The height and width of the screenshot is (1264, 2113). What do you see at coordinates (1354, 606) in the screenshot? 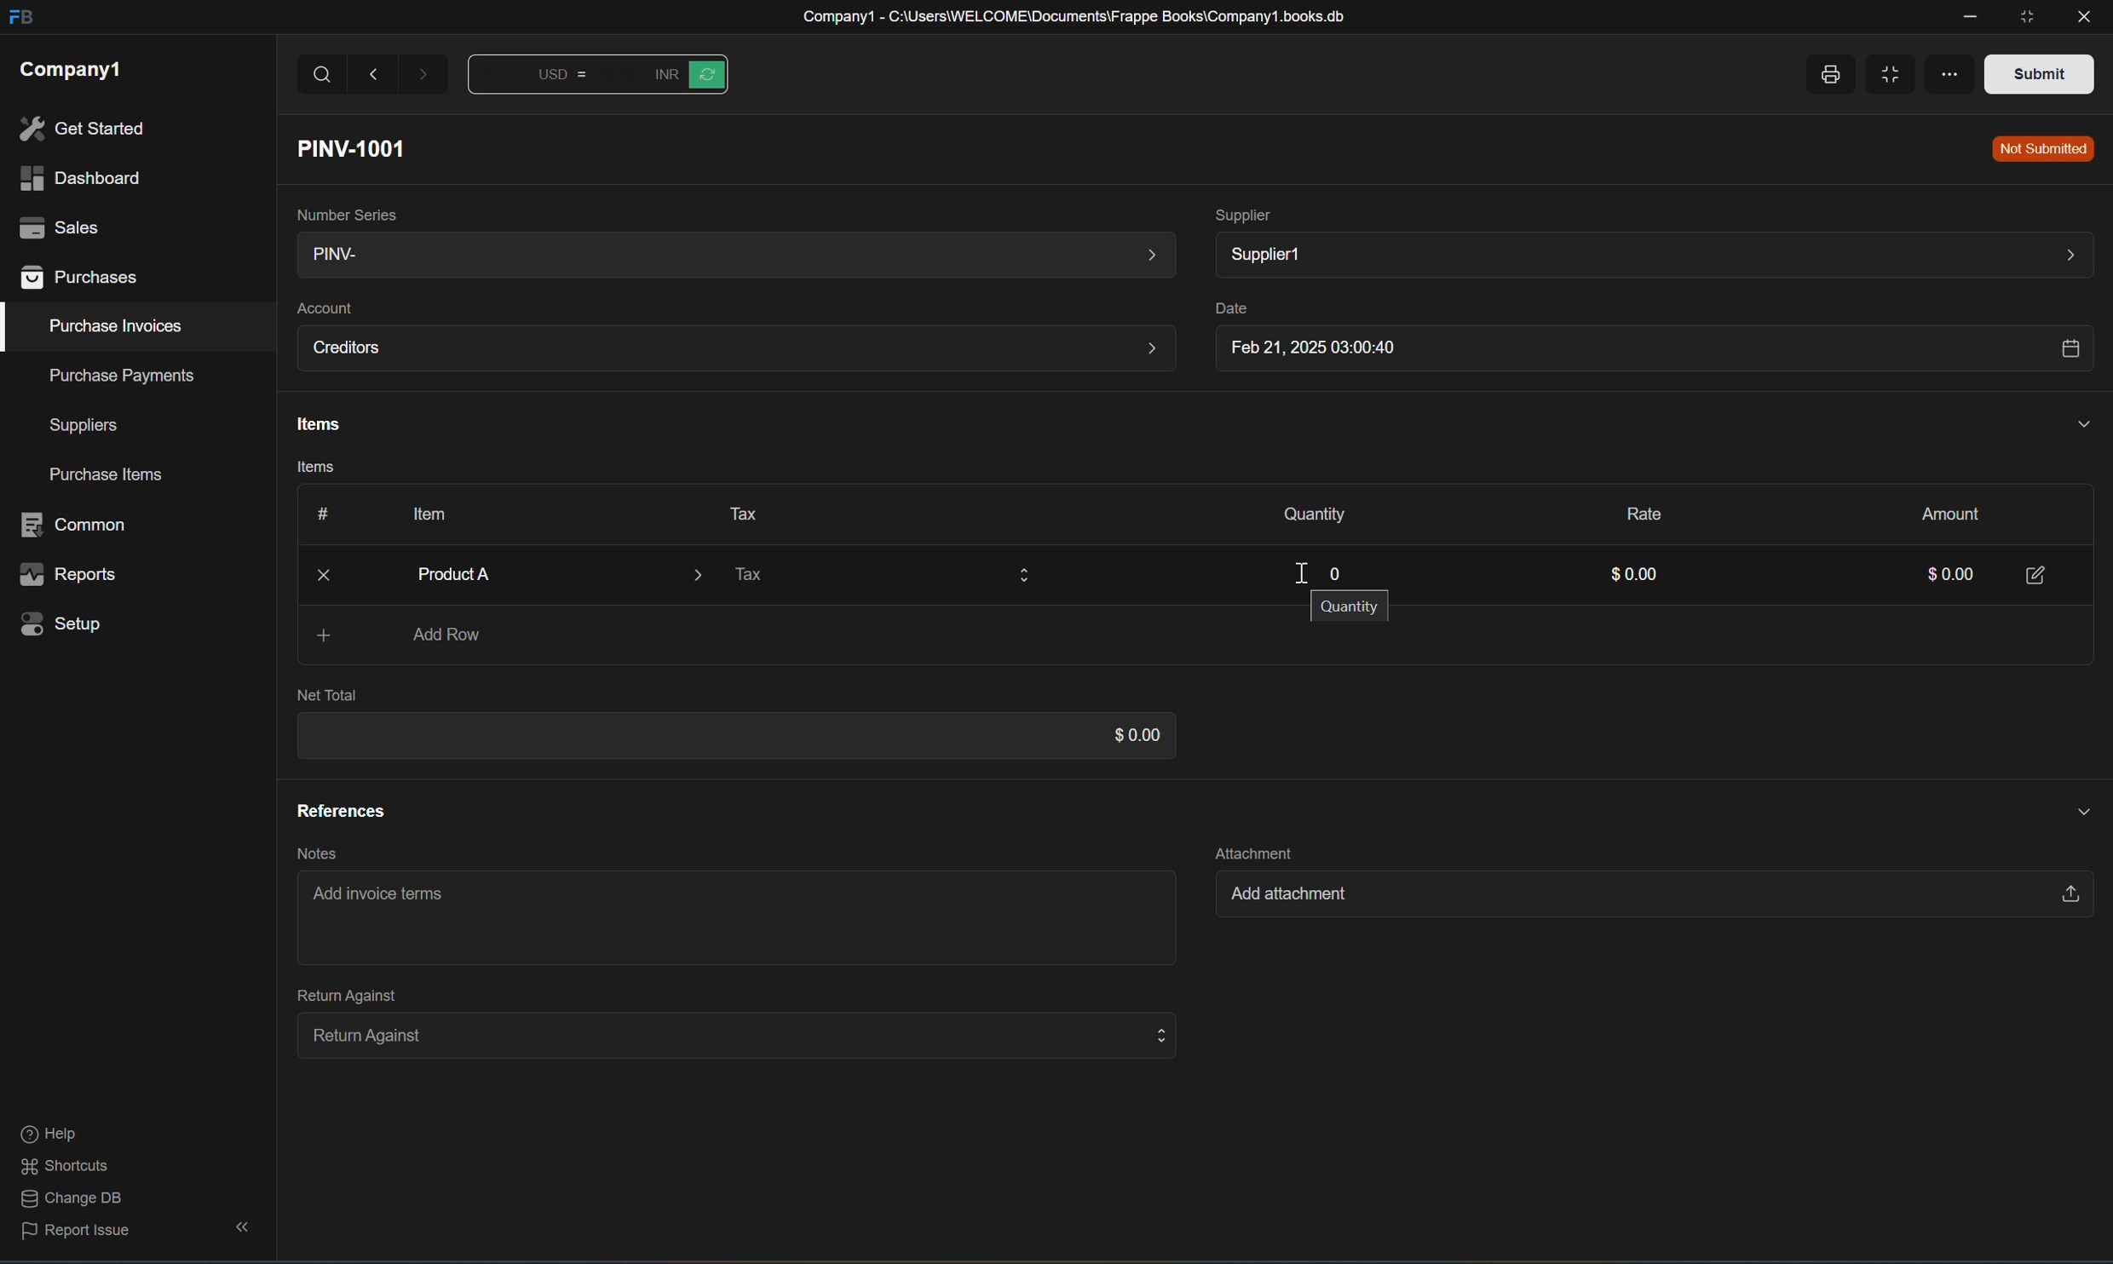
I see `Quantity` at bounding box center [1354, 606].